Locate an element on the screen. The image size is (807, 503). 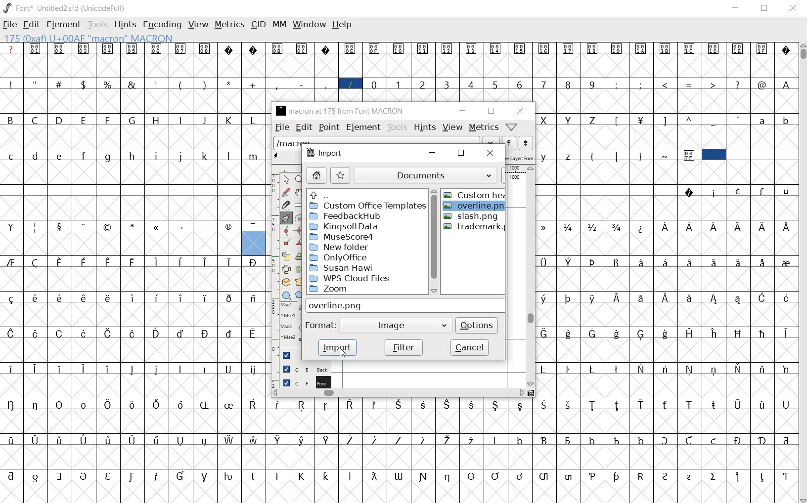
Symbol is located at coordinates (496, 406).